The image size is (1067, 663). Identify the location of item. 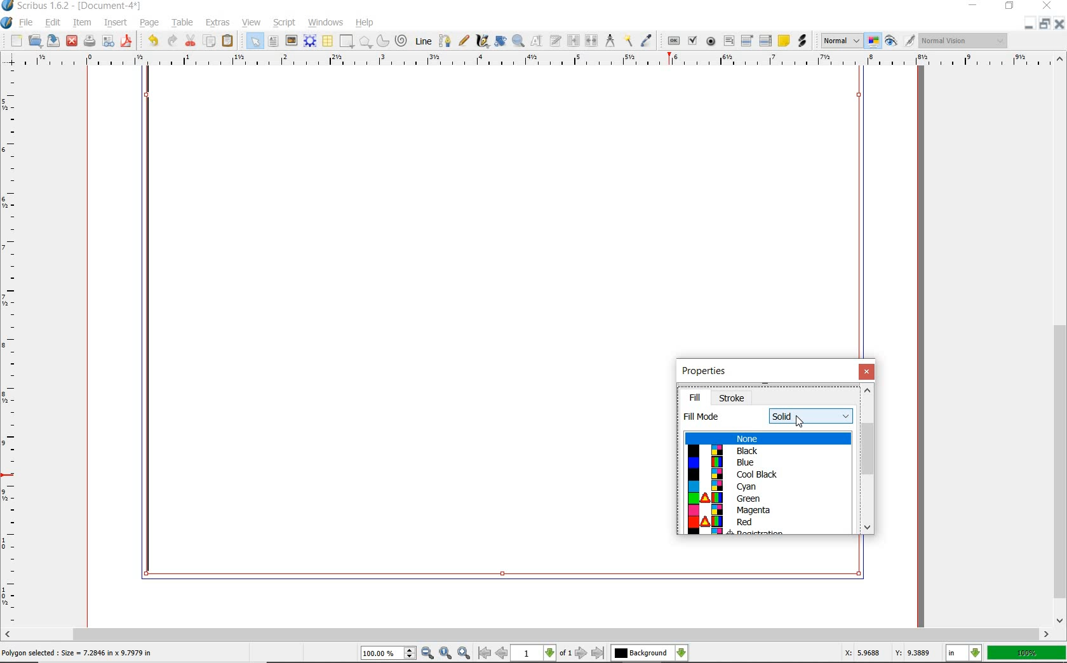
(81, 22).